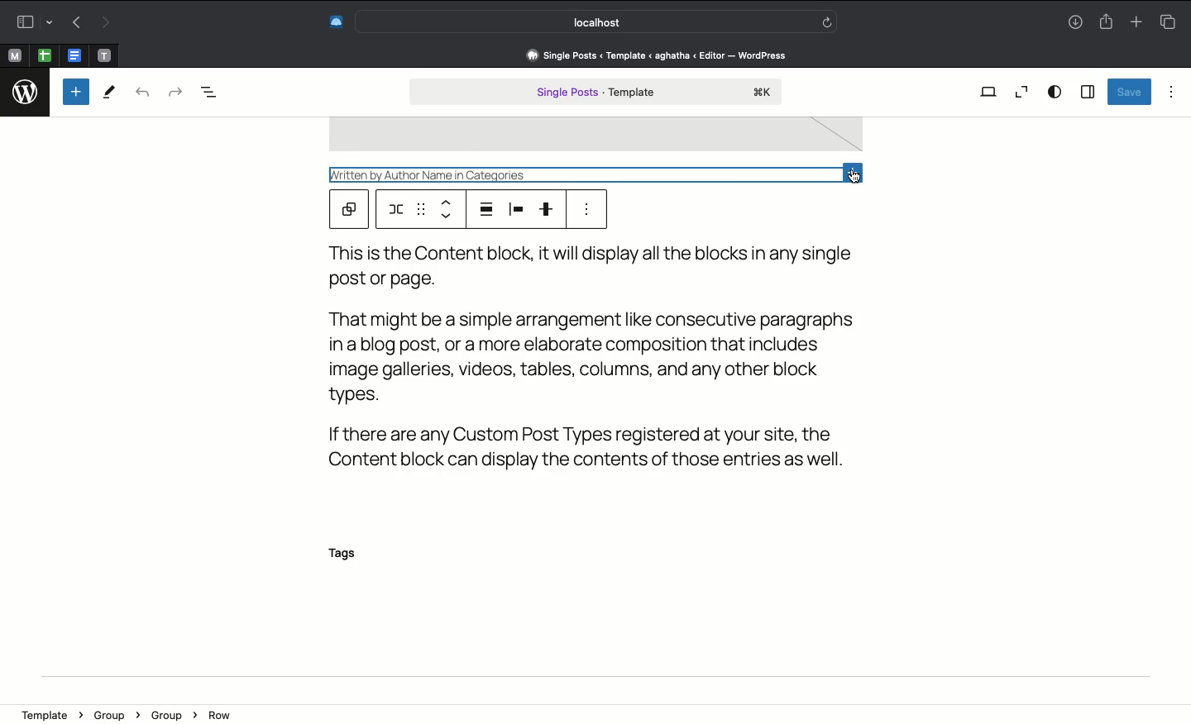 The height and width of the screenshot is (724, 1191). Describe the element at coordinates (1073, 23) in the screenshot. I see `Download` at that location.